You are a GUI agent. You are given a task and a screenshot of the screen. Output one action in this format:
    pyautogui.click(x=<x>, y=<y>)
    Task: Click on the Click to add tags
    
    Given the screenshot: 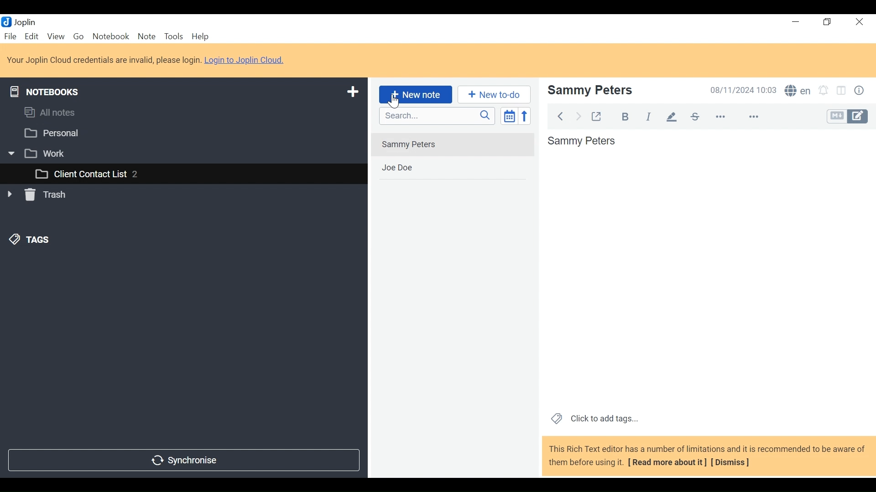 What is the action you would take?
    pyautogui.click(x=593, y=420)
    